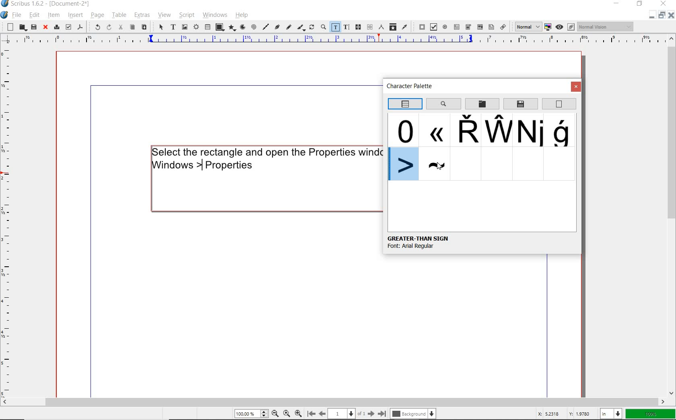 The image size is (676, 420). I want to click on character palette, so click(412, 87).